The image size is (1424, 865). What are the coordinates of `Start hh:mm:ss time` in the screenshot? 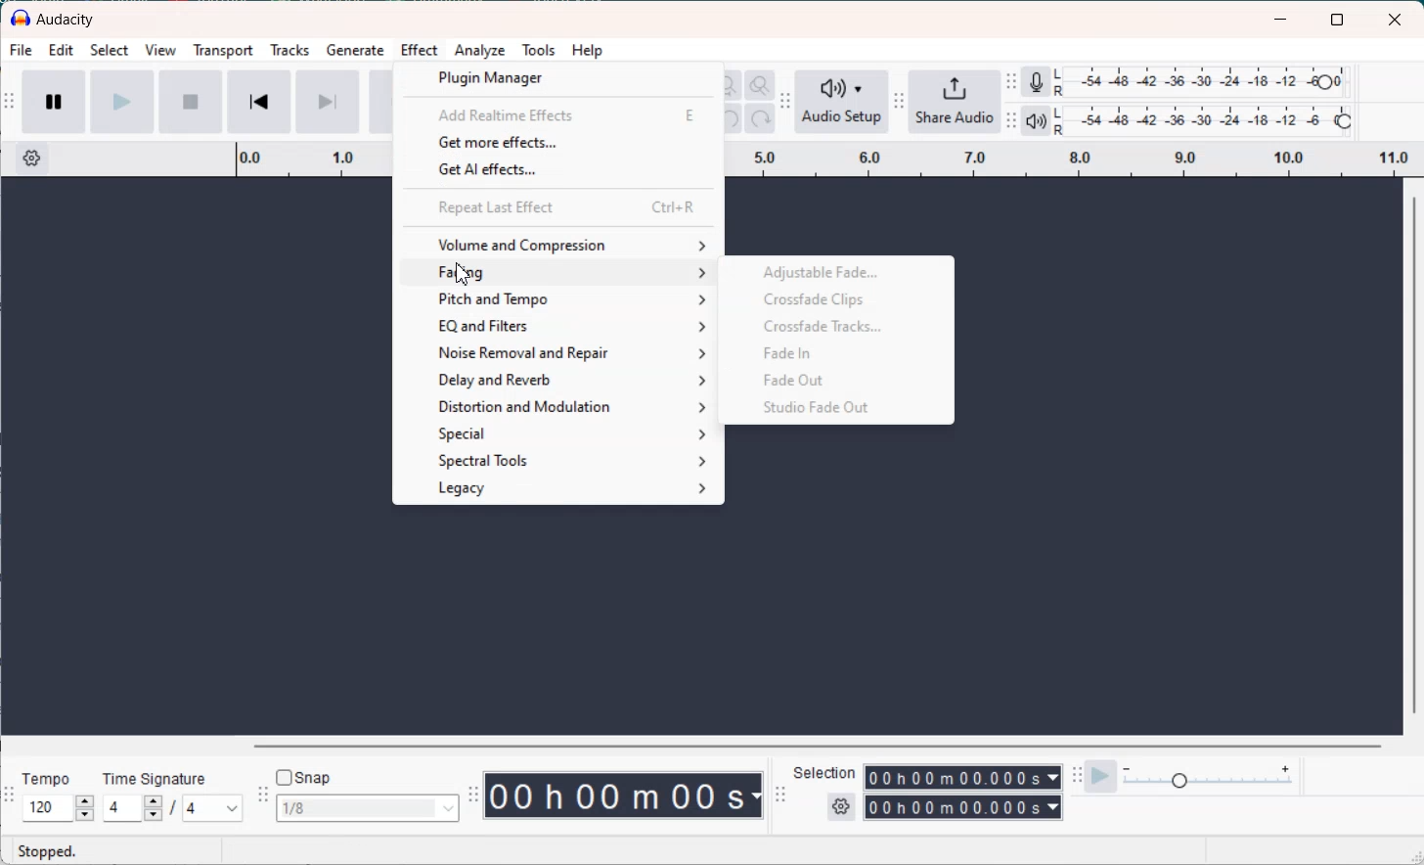 It's located at (963, 777).